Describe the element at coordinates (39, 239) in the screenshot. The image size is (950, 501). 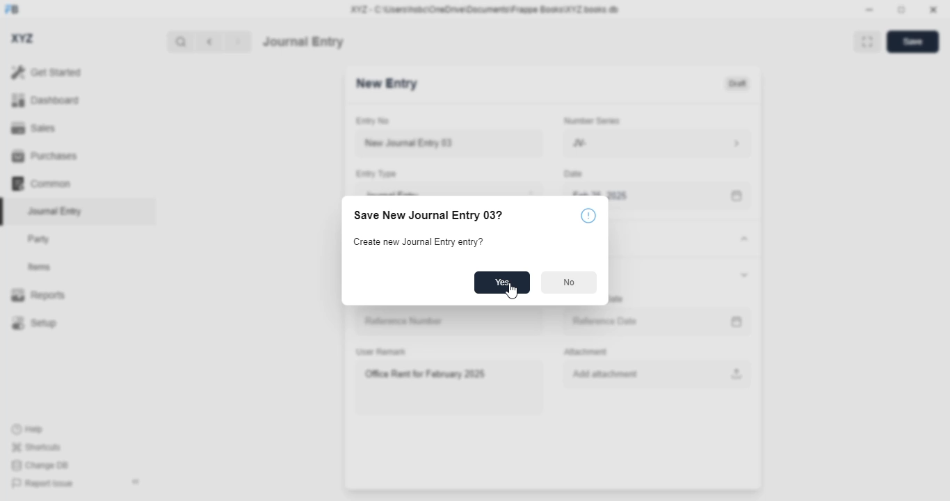
I see `party` at that location.